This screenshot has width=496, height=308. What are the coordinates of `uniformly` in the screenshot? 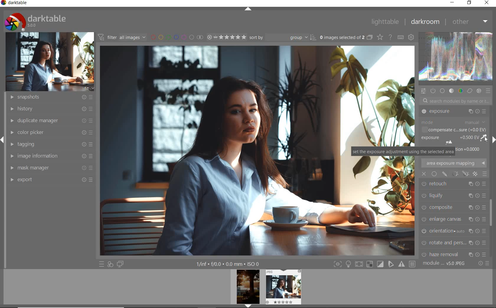 It's located at (434, 174).